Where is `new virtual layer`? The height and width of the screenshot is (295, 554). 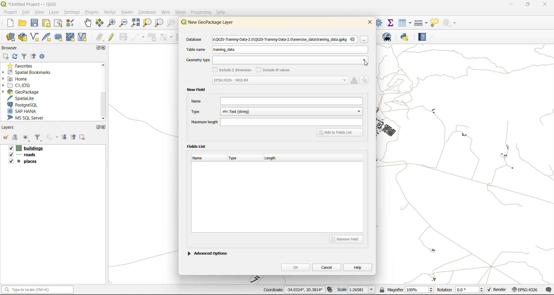
new virtual layer is located at coordinates (82, 37).